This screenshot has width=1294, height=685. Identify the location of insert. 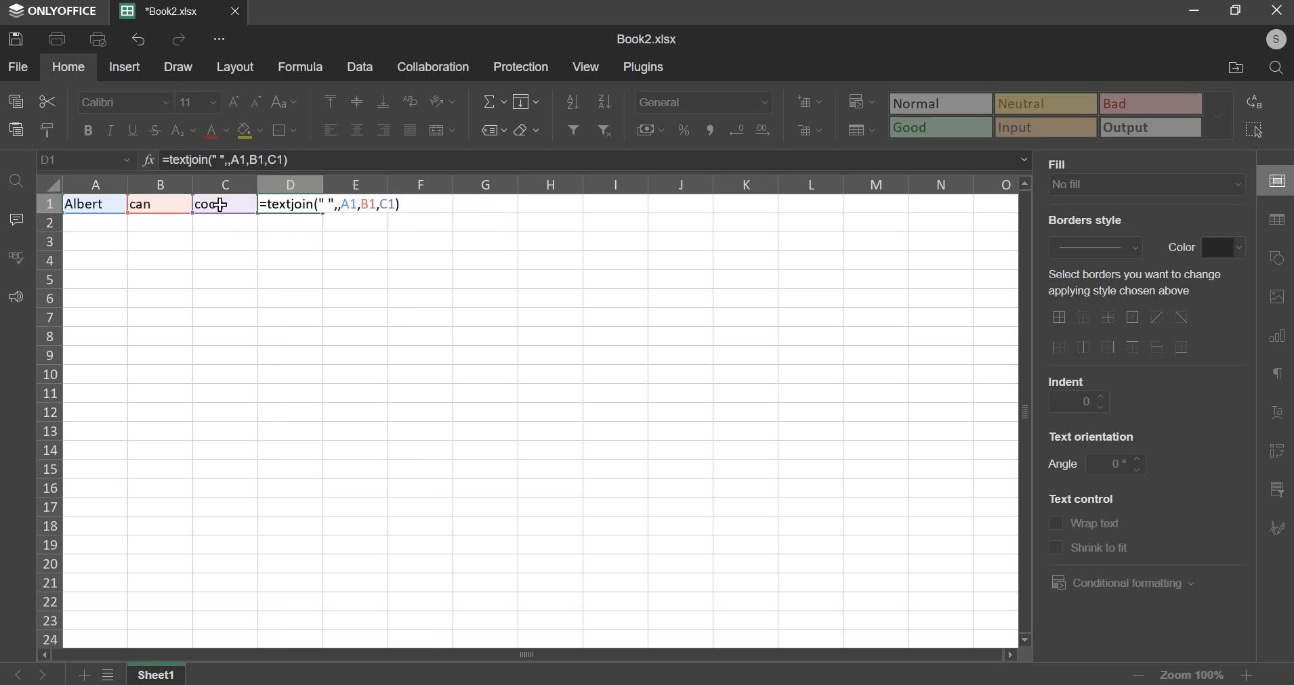
(124, 66).